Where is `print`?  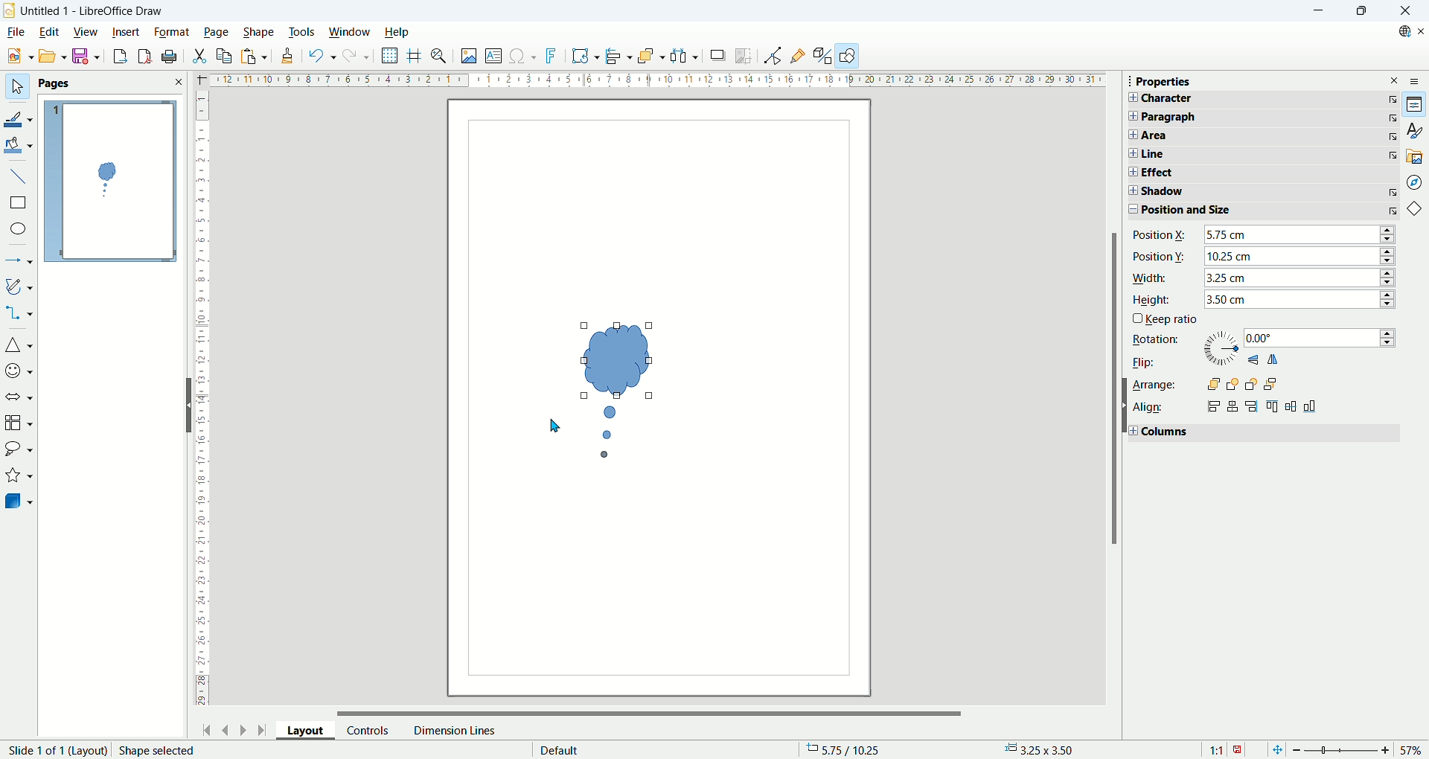 print is located at coordinates (170, 57).